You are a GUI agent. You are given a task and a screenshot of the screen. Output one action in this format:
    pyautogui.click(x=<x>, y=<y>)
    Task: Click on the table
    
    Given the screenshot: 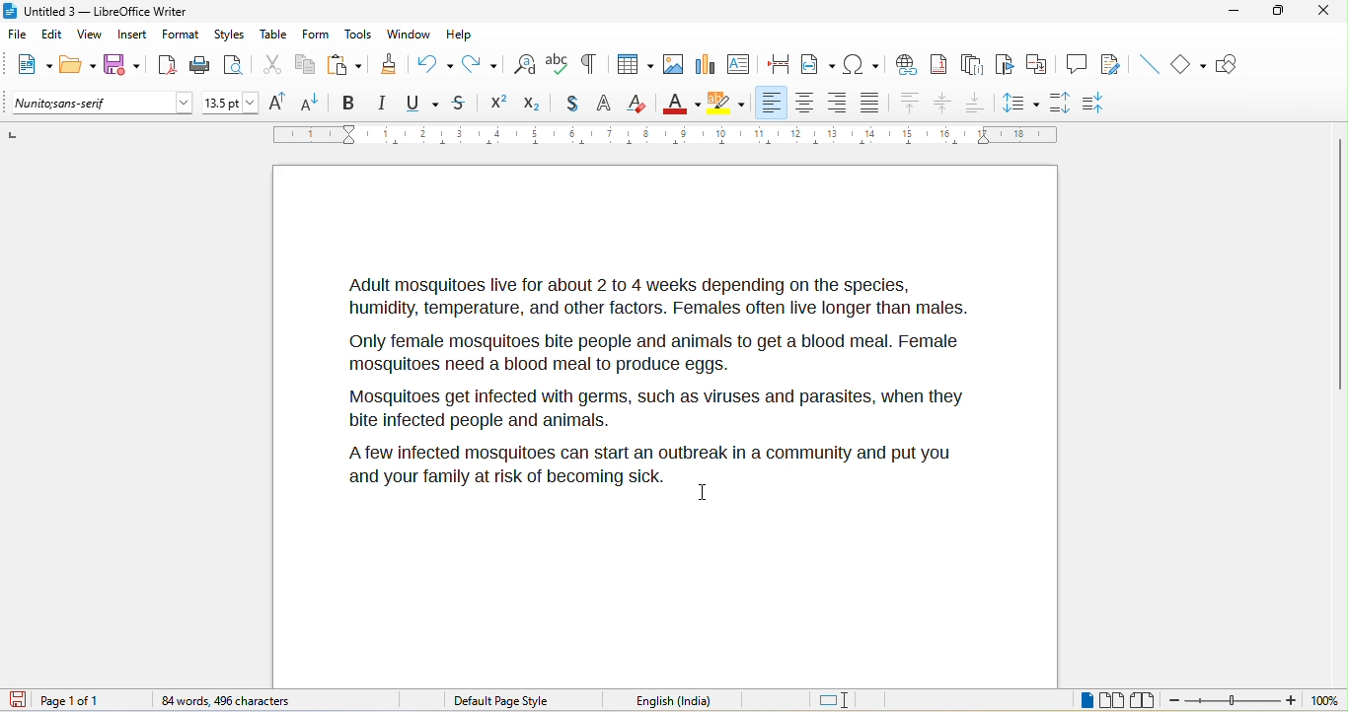 What is the action you would take?
    pyautogui.click(x=274, y=34)
    